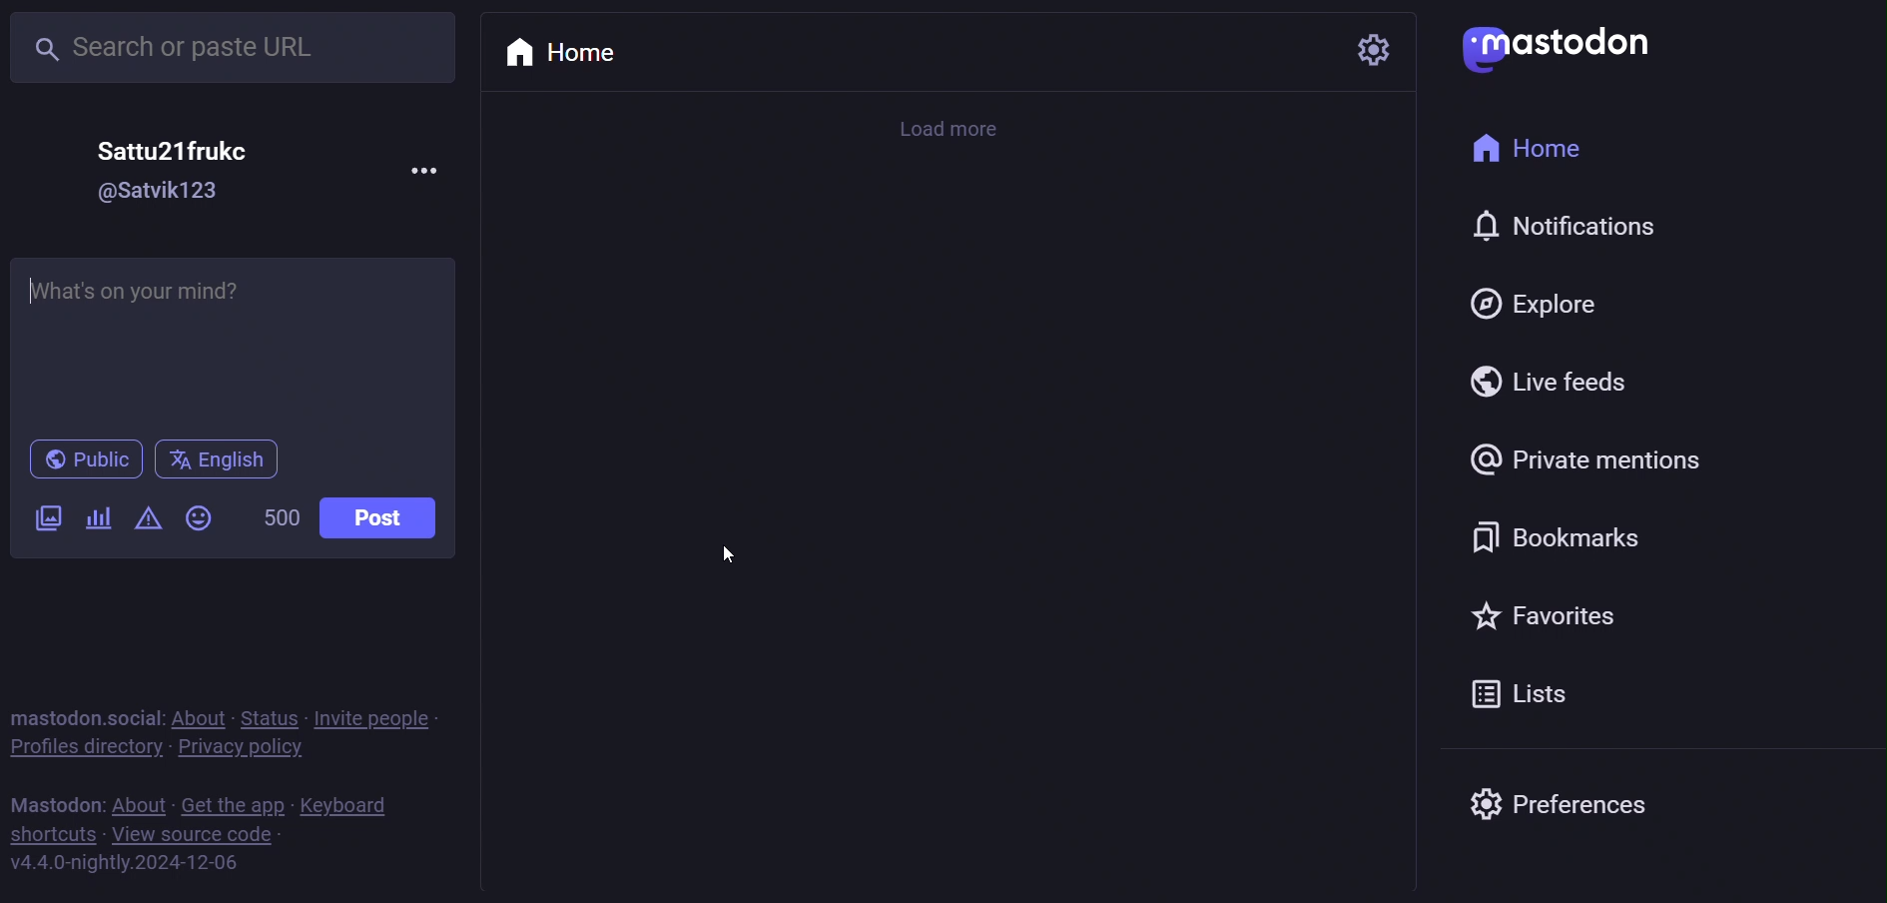  What do you see at coordinates (382, 515) in the screenshot?
I see `post` at bounding box center [382, 515].